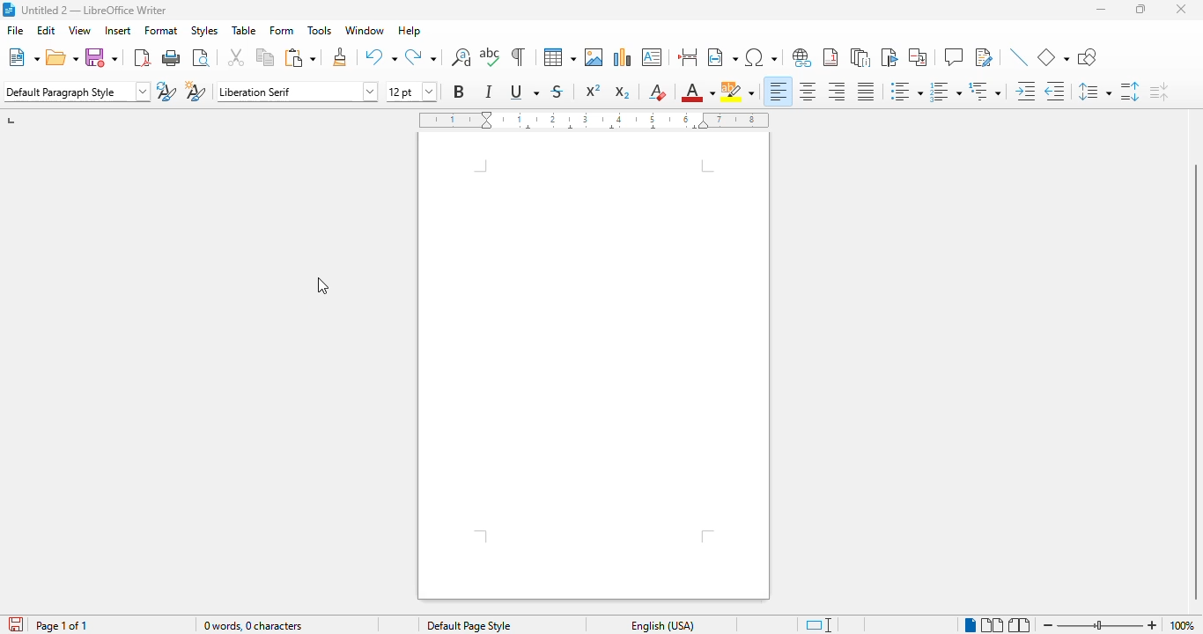 The image size is (1203, 634). I want to click on save, so click(102, 57).